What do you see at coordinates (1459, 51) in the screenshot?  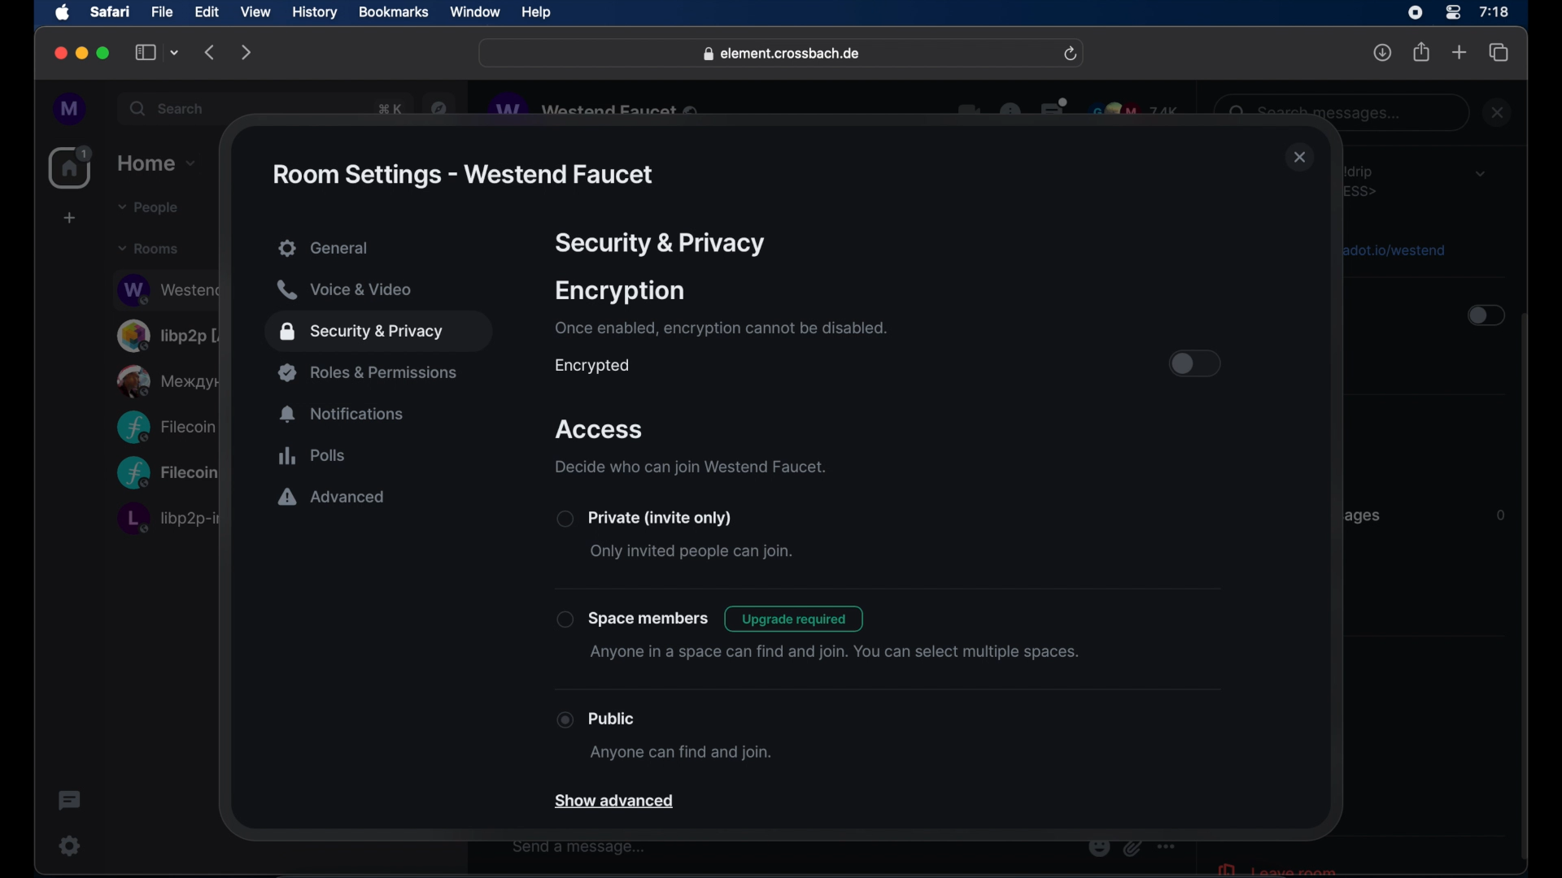 I see `new tab` at bounding box center [1459, 51].